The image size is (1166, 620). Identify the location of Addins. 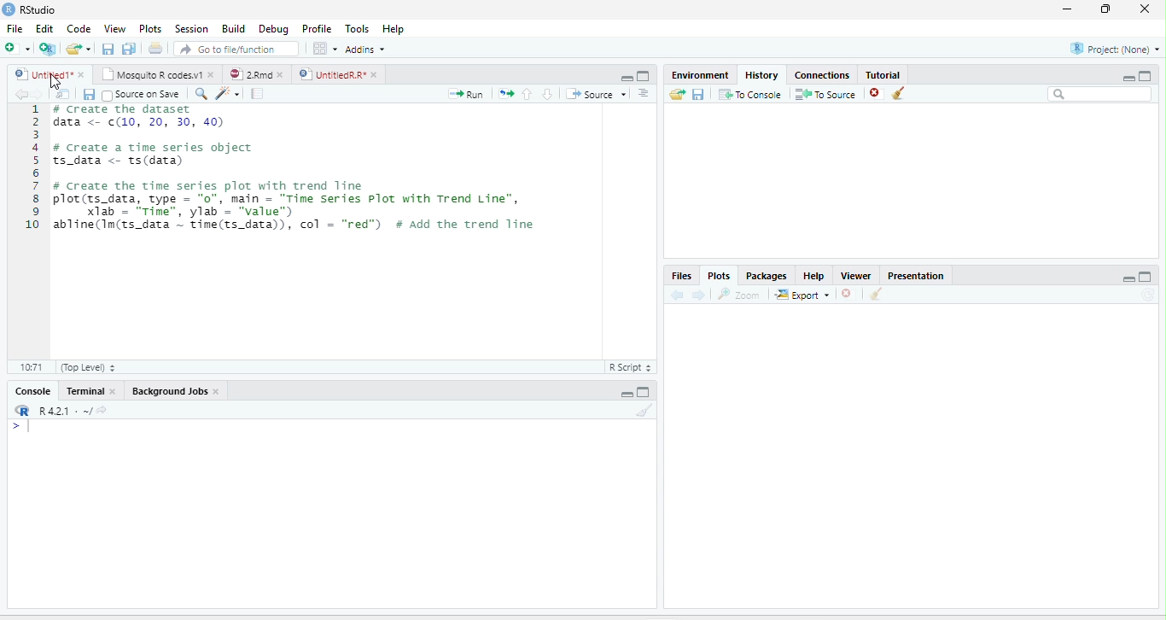
(365, 50).